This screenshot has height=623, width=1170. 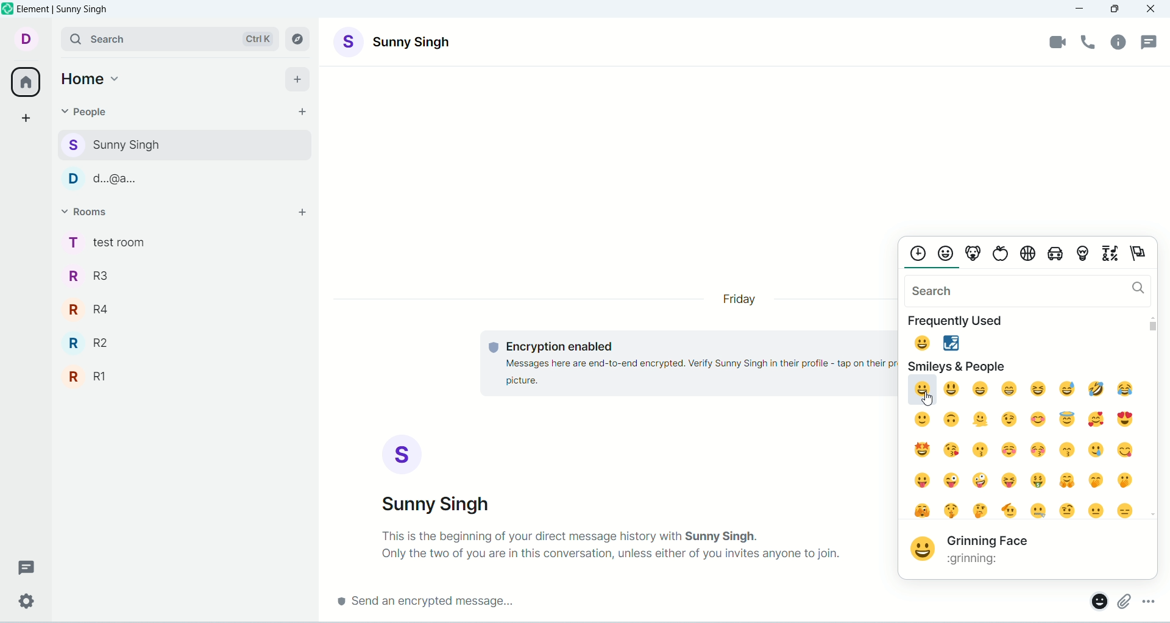 What do you see at coordinates (1030, 252) in the screenshot?
I see `emoji categories` at bounding box center [1030, 252].